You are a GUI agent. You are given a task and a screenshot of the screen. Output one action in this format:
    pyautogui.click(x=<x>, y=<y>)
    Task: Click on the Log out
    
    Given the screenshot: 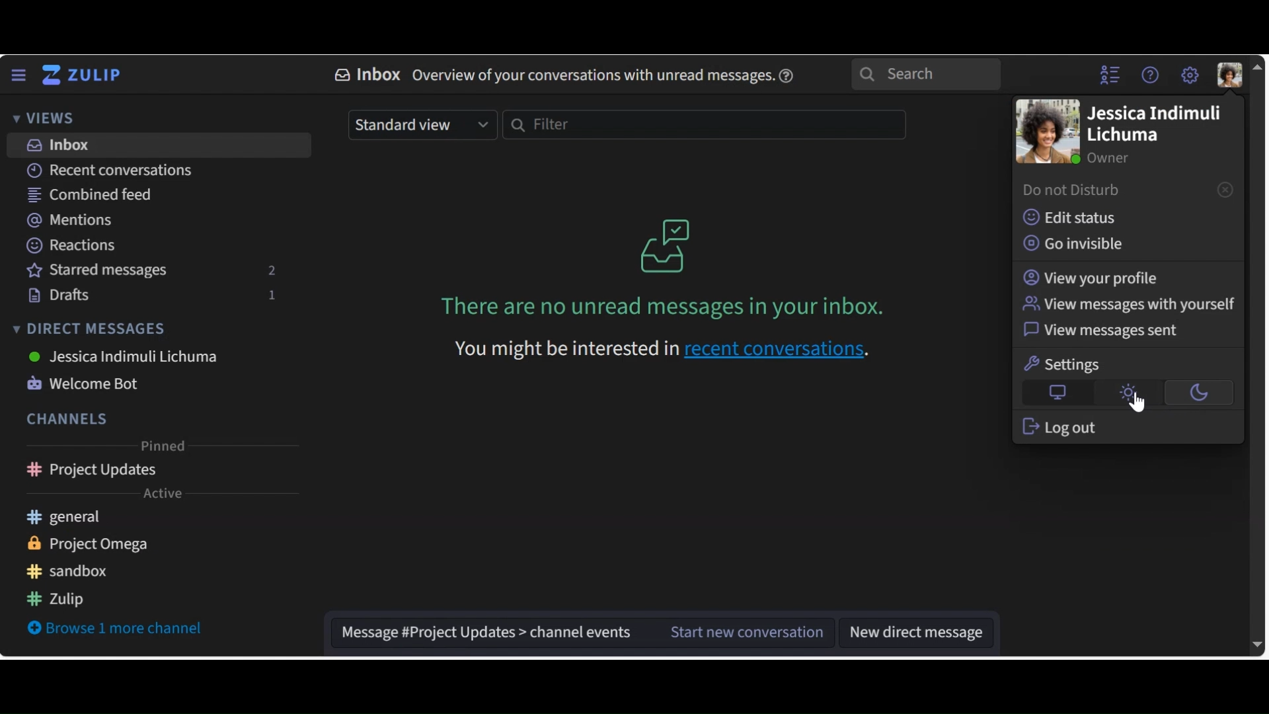 What is the action you would take?
    pyautogui.click(x=1060, y=426)
    